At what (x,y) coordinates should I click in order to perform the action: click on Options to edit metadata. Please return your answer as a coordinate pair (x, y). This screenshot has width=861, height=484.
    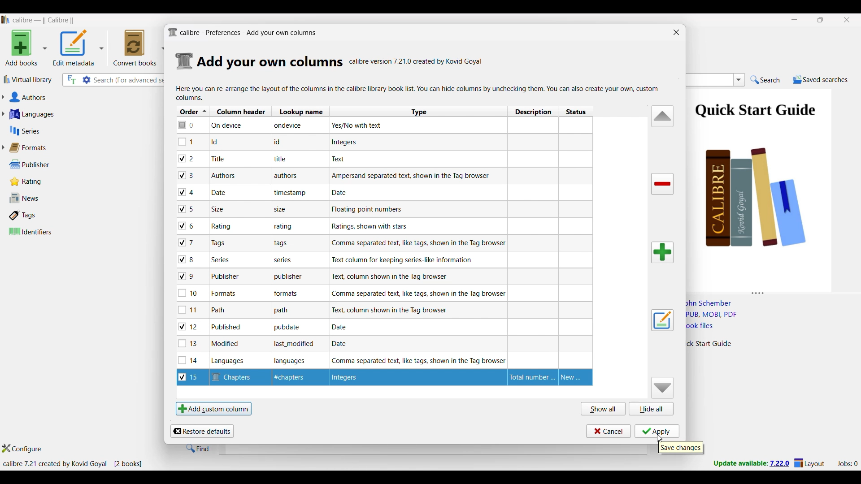
    Looking at the image, I should click on (78, 48).